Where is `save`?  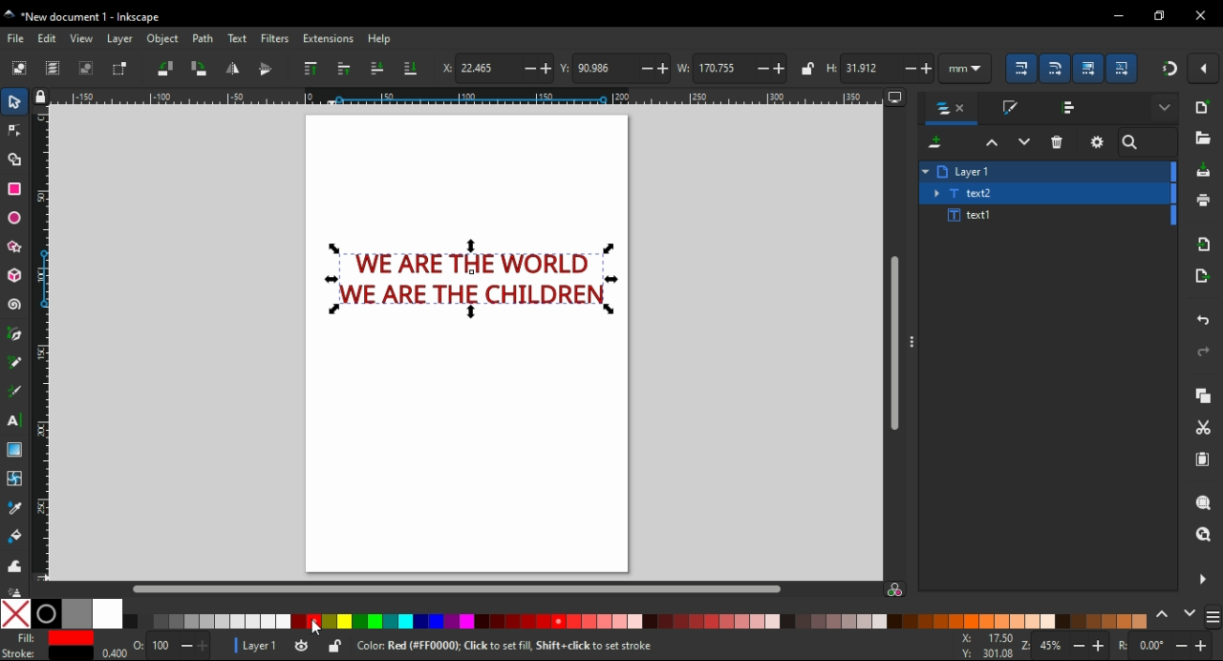 save is located at coordinates (1203, 172).